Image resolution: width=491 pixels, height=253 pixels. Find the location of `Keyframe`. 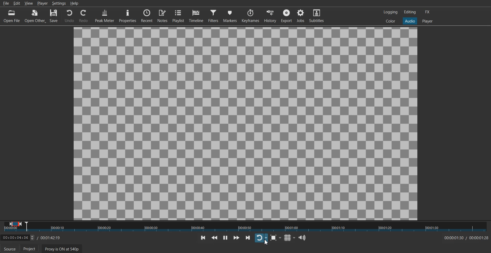

Keyframe is located at coordinates (250, 16).